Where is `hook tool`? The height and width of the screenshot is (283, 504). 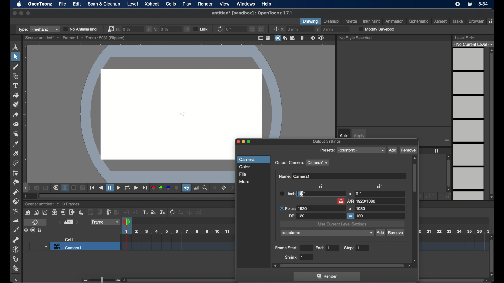 hook tool is located at coordinates (16, 259).